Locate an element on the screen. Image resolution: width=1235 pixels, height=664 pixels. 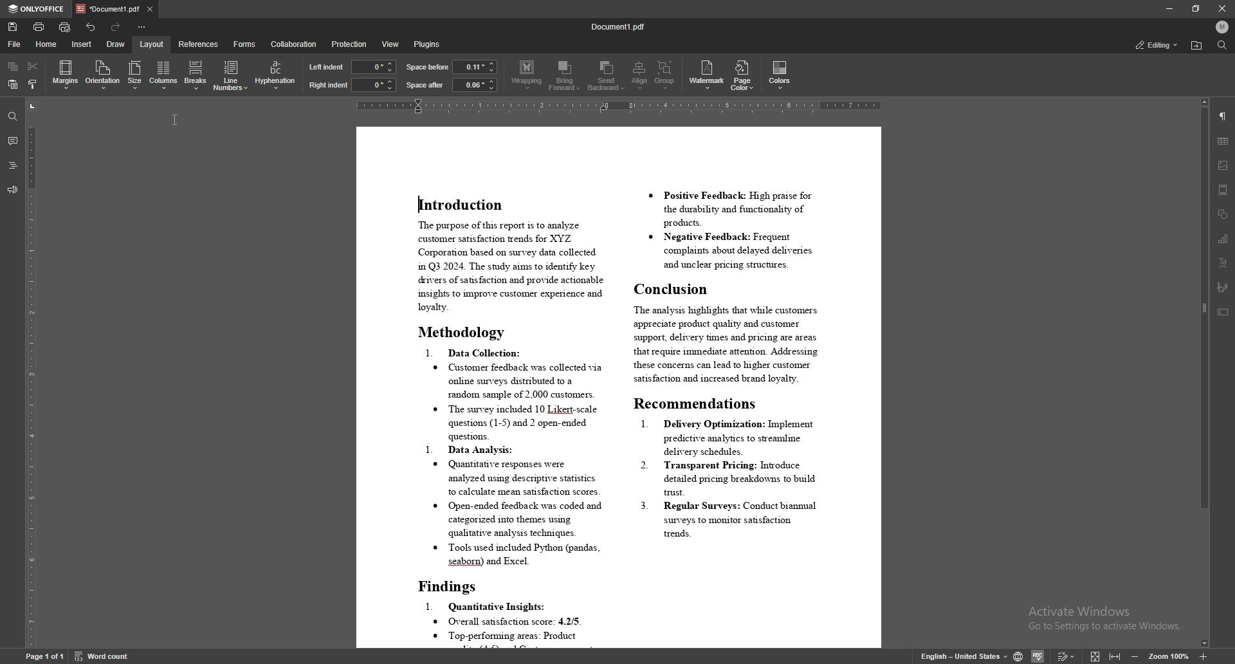
spell check is located at coordinates (1039, 656).